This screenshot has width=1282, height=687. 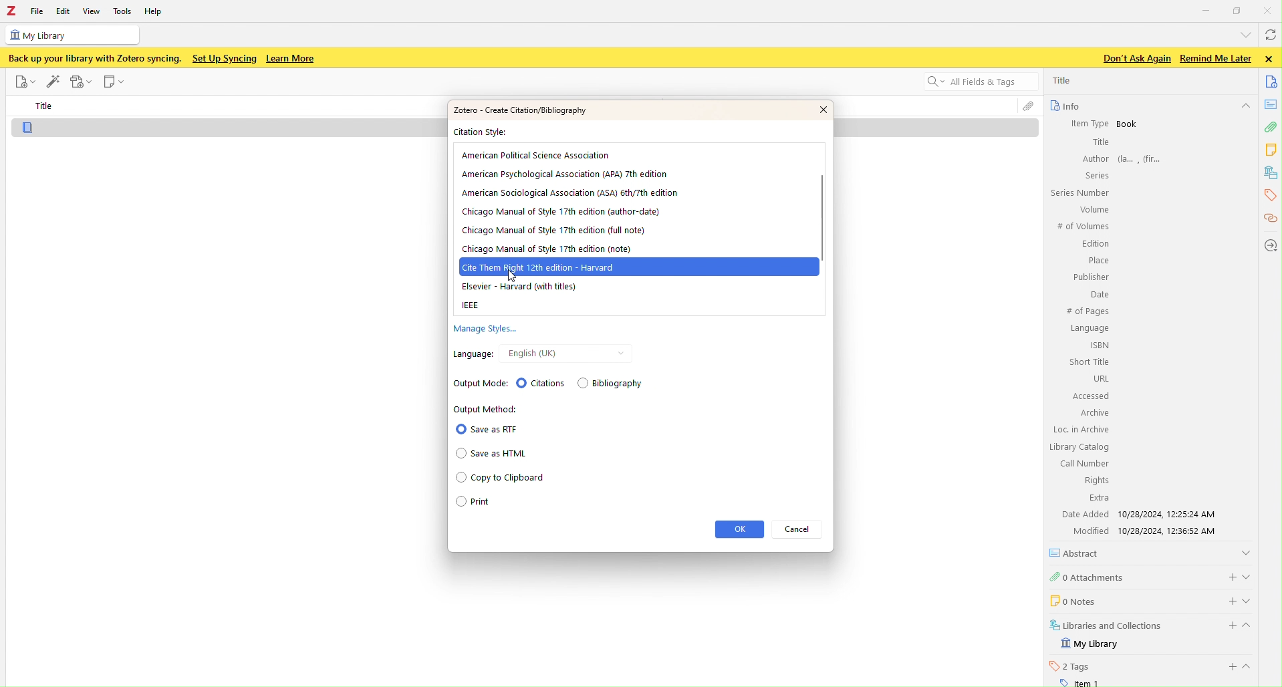 I want to click on save as RTF, so click(x=487, y=429).